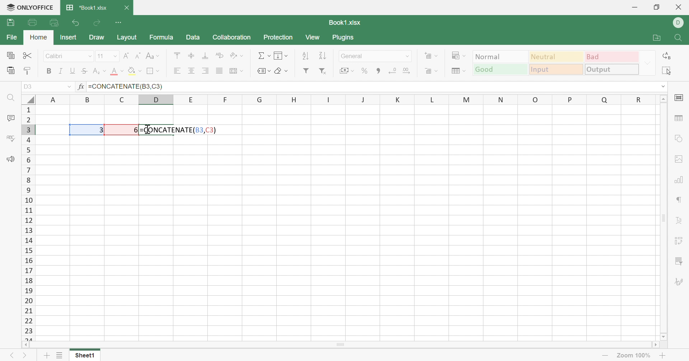 The width and height of the screenshot is (689, 361). I want to click on Cell settings, so click(680, 97).